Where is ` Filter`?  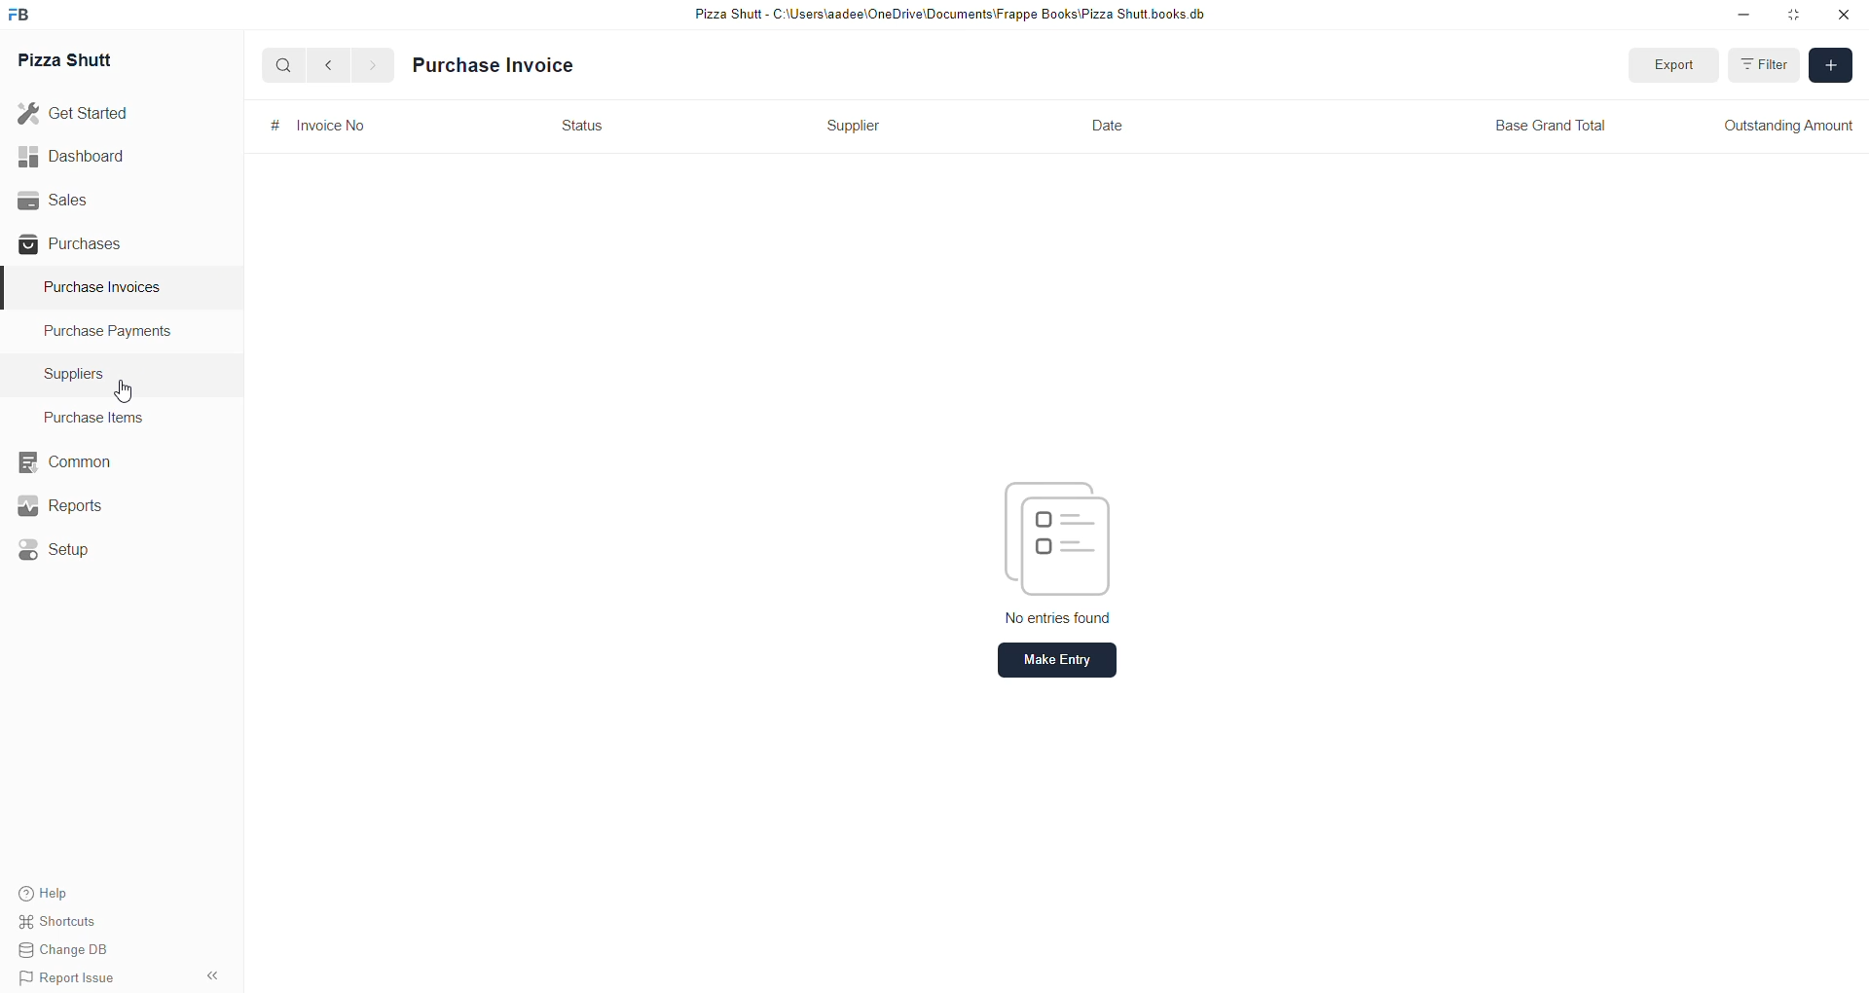
 Filter is located at coordinates (1774, 65).